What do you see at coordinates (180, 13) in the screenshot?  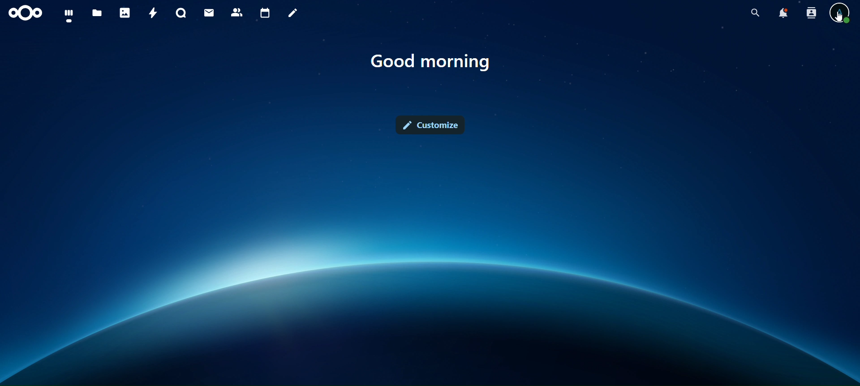 I see `talk` at bounding box center [180, 13].